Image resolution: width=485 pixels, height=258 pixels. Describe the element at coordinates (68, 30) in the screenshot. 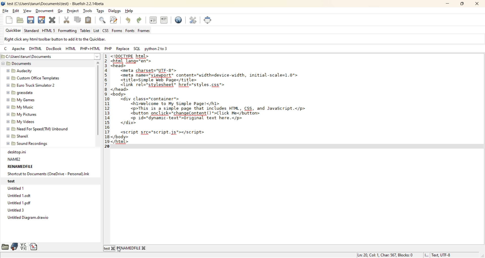

I see `formatting` at that location.